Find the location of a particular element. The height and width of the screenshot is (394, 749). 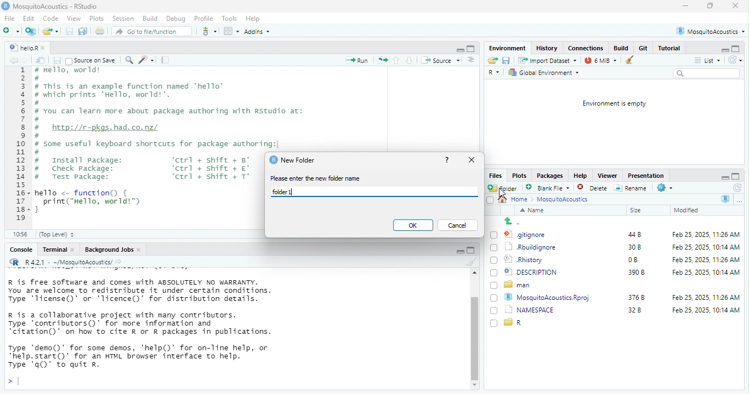

r studio logo is located at coordinates (14, 262).